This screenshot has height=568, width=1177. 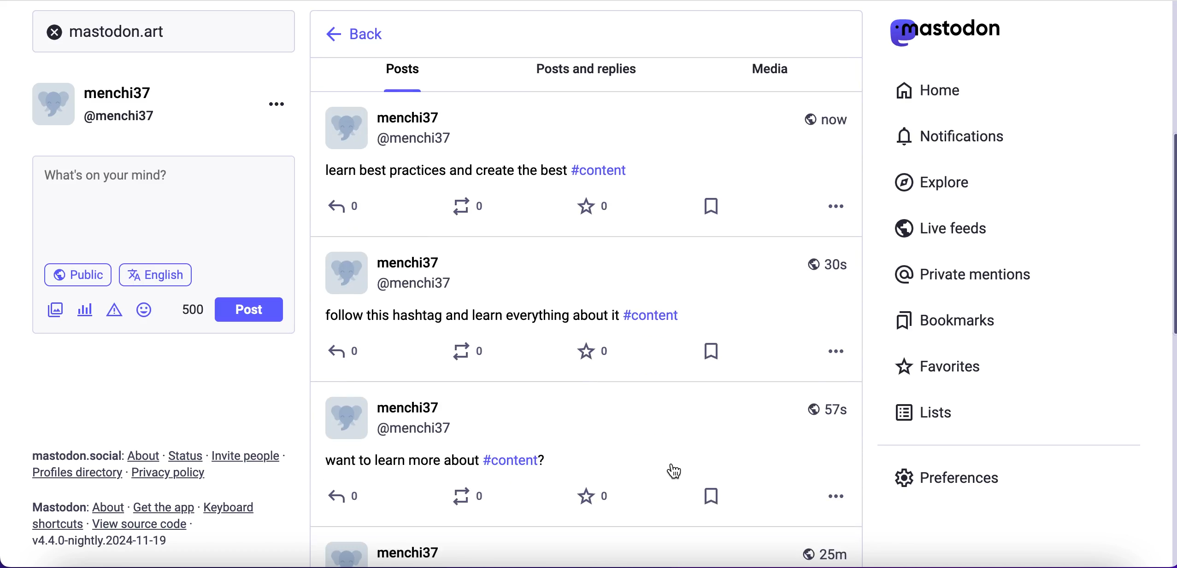 What do you see at coordinates (362, 353) in the screenshot?
I see `0 replies` at bounding box center [362, 353].